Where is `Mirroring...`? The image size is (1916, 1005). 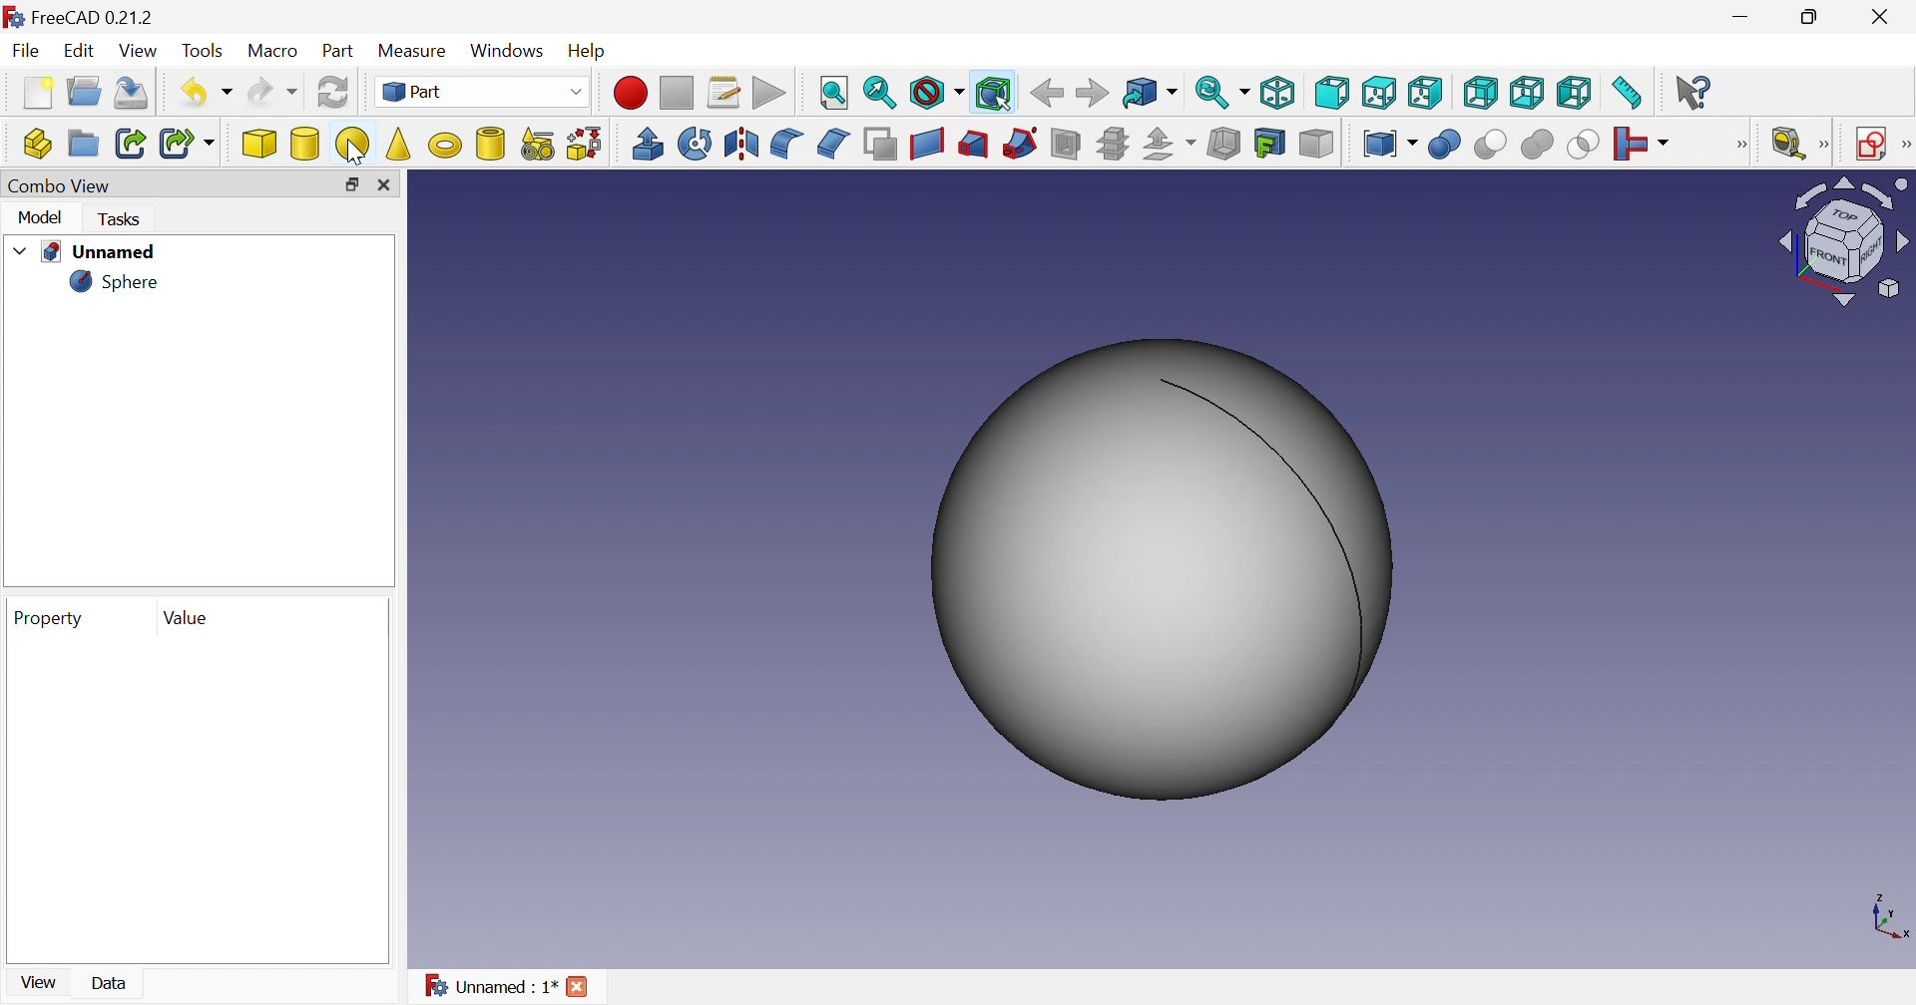
Mirroring... is located at coordinates (740, 144).